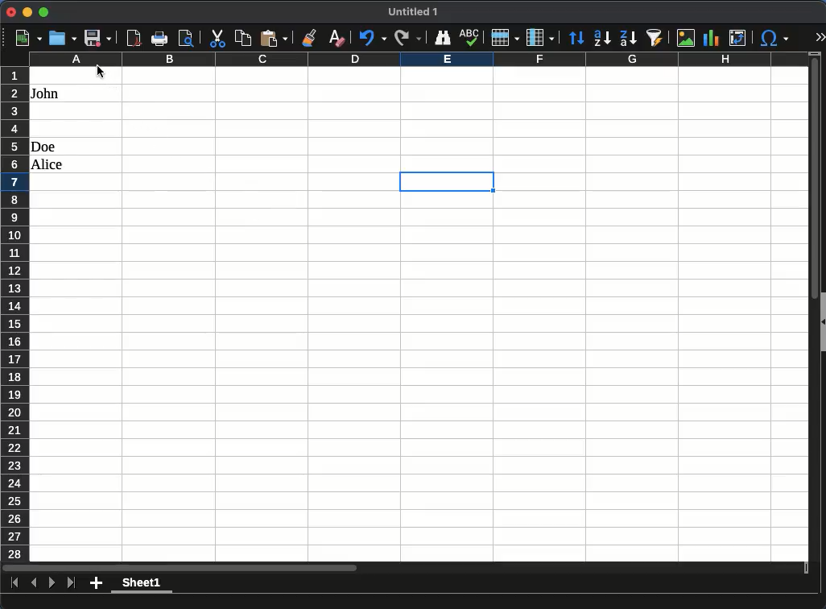 This screenshot has height=609, width=826. I want to click on John, so click(47, 93).